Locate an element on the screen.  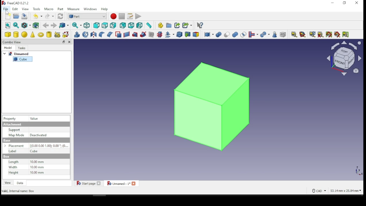
toggle all is located at coordinates (329, 35).